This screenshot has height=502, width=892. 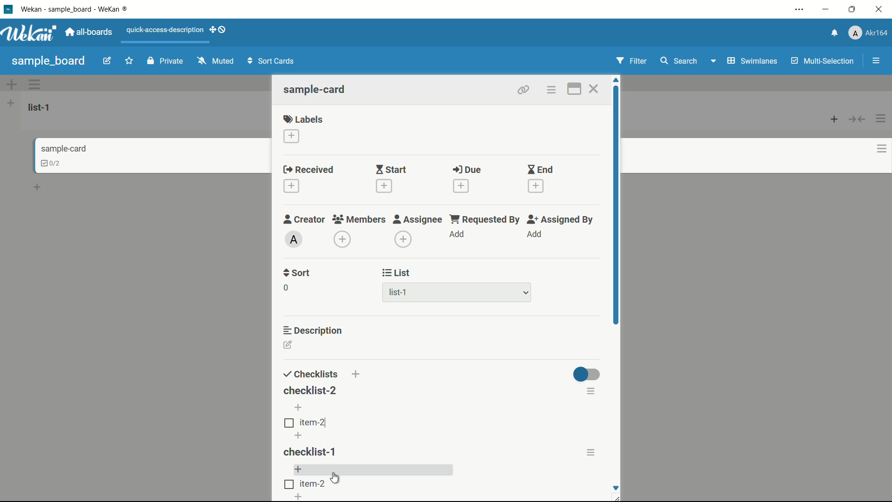 What do you see at coordinates (294, 239) in the screenshot?
I see `admin` at bounding box center [294, 239].